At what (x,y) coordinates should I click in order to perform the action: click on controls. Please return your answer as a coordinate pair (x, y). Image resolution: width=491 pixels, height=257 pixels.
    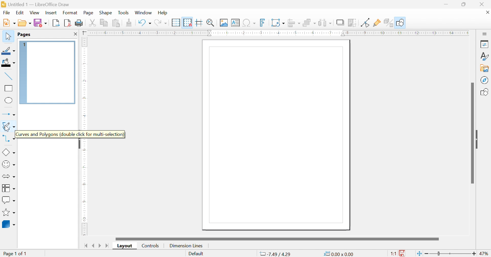
    Looking at the image, I should click on (151, 246).